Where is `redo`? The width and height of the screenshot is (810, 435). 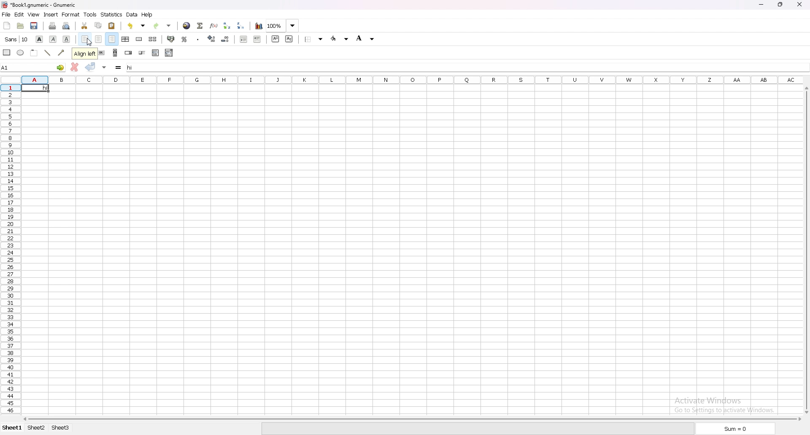
redo is located at coordinates (161, 26).